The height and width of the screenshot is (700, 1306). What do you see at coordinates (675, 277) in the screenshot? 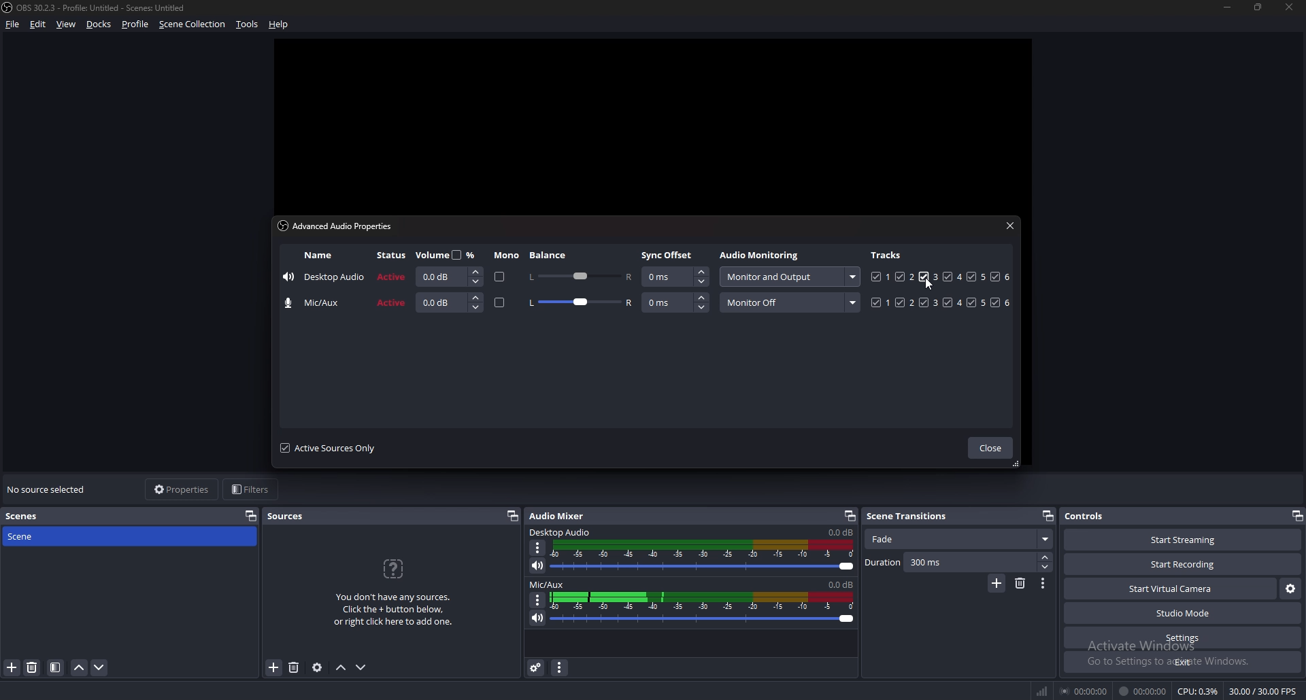
I see `sync offset input` at bounding box center [675, 277].